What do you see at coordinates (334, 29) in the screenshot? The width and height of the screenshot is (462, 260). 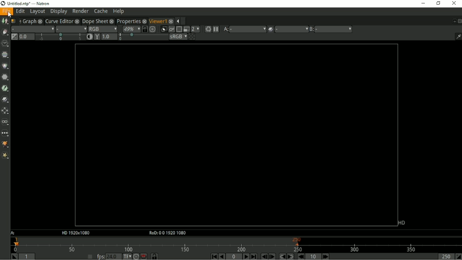 I see `b menu` at bounding box center [334, 29].